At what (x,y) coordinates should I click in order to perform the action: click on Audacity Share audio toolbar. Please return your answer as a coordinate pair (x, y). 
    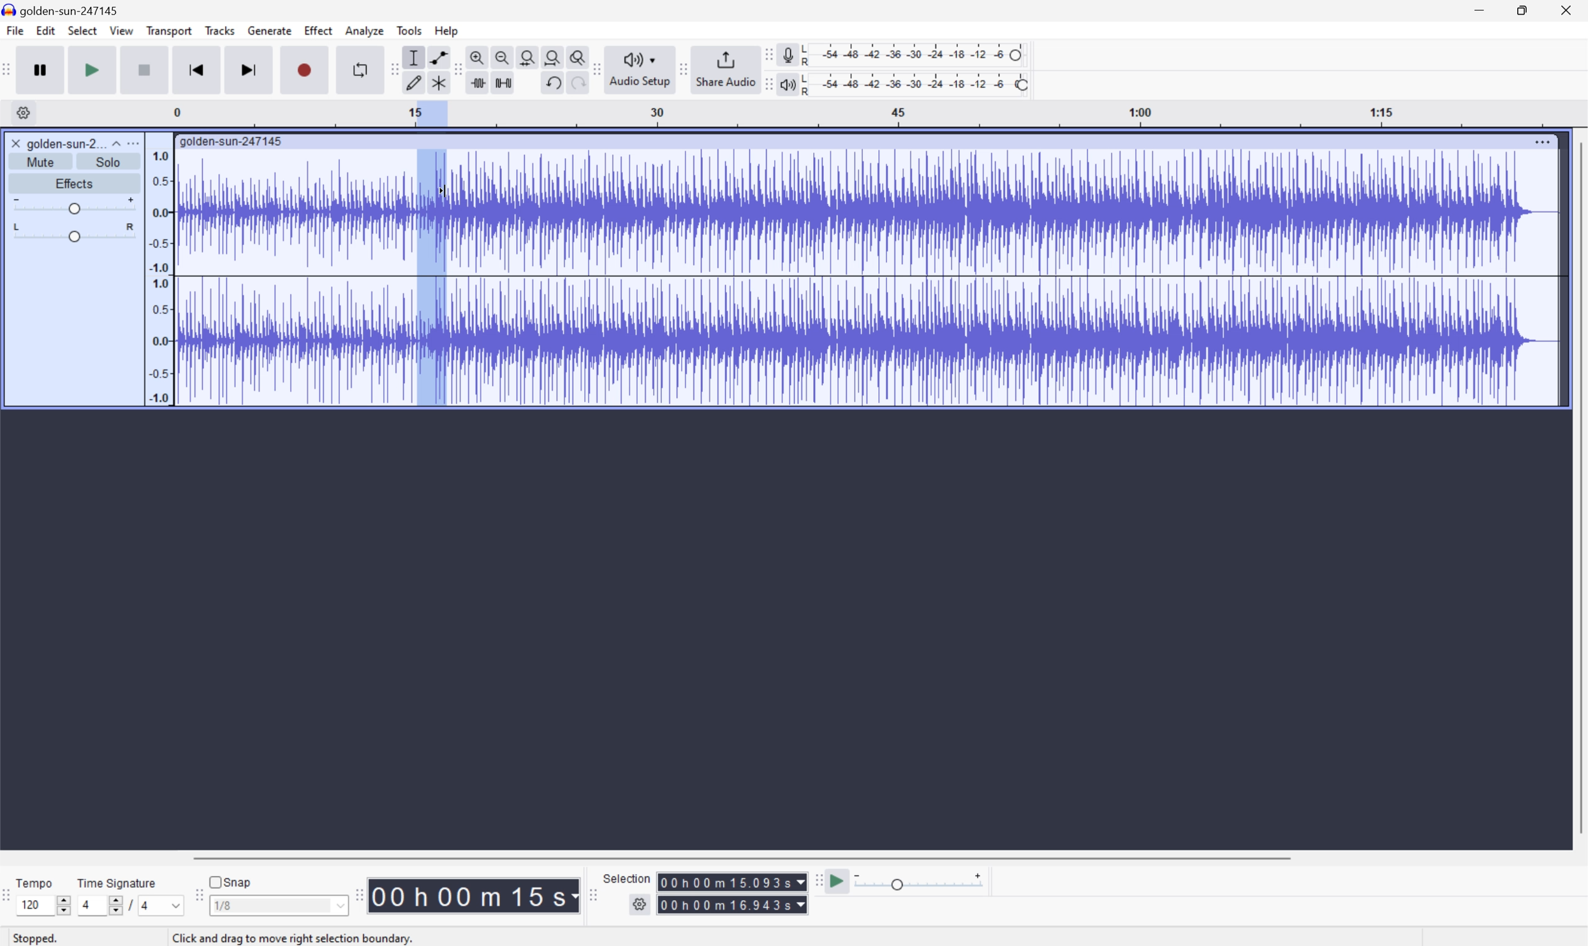
    Looking at the image, I should click on (684, 68).